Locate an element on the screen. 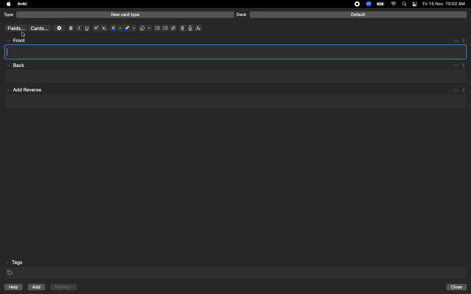 Image resolution: width=471 pixels, height=294 pixels. Bold is located at coordinates (70, 28).